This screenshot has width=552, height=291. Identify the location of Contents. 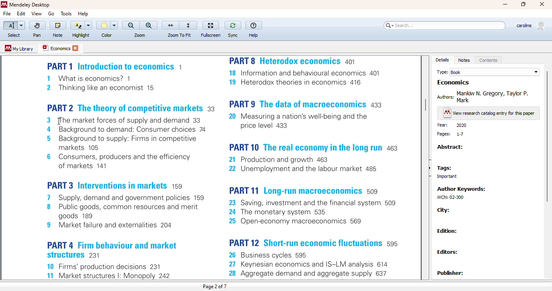
(489, 59).